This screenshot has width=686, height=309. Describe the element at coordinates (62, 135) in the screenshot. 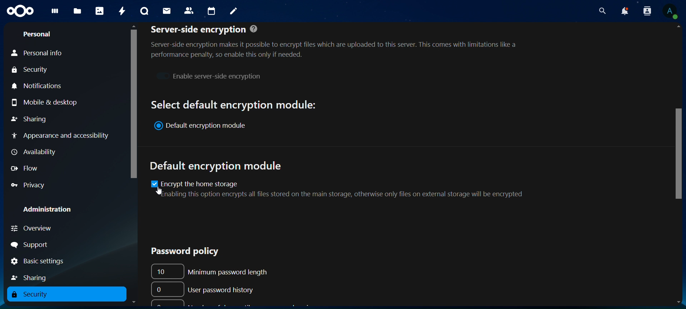

I see `appearance and accessibilty` at that location.